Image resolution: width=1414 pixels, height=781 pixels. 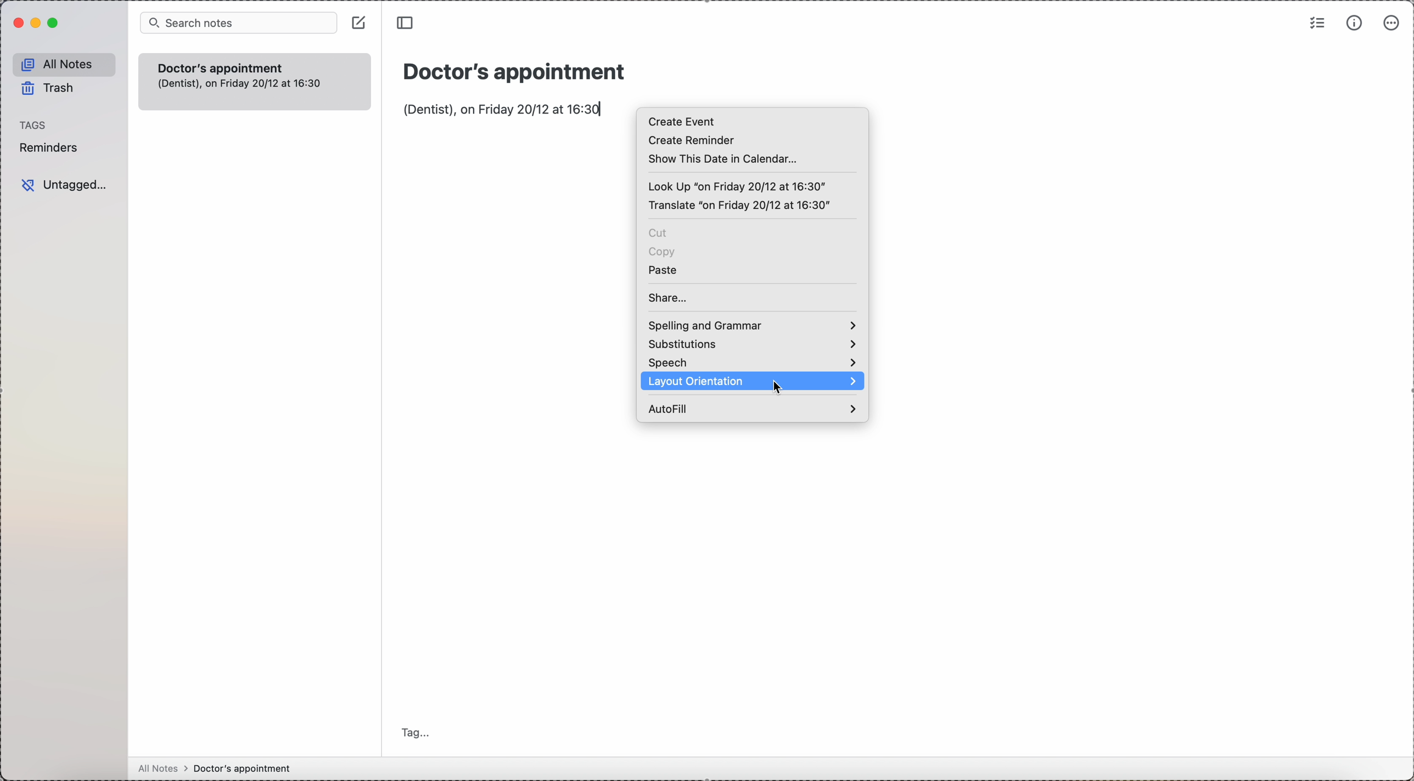 What do you see at coordinates (513, 70) in the screenshot?
I see `title: Doctor's appointment` at bounding box center [513, 70].